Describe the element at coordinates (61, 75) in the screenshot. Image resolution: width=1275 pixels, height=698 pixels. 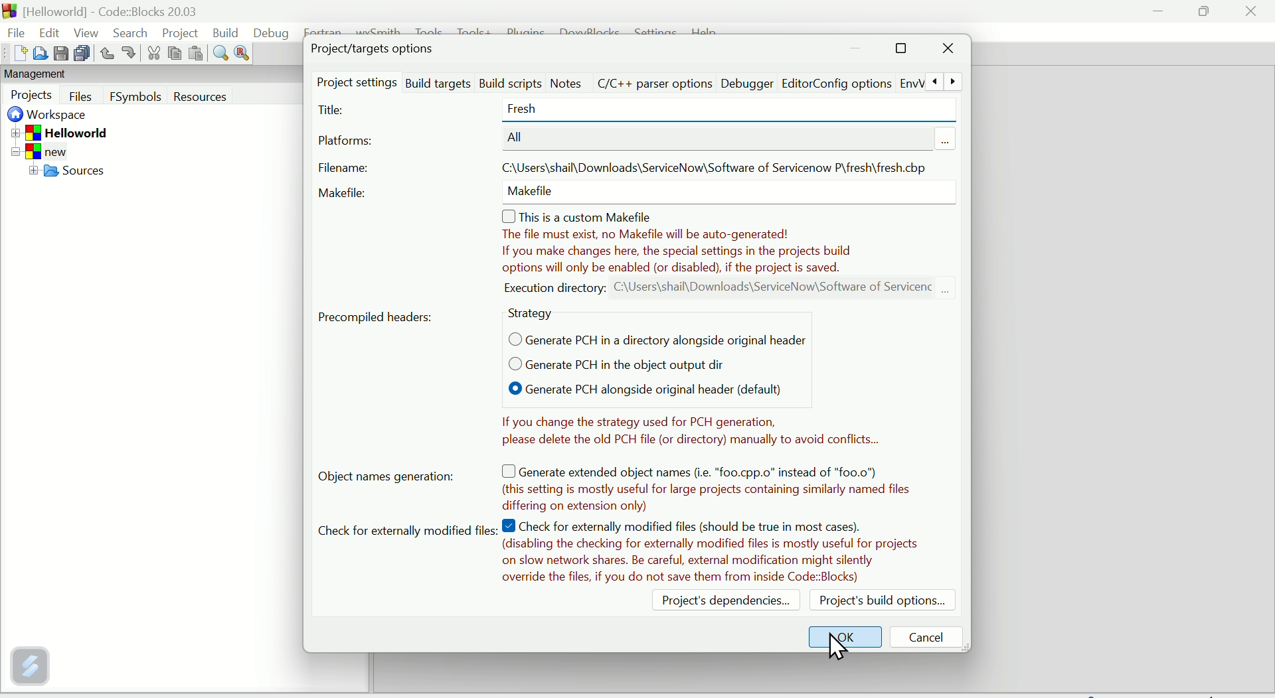
I see `Management` at that location.